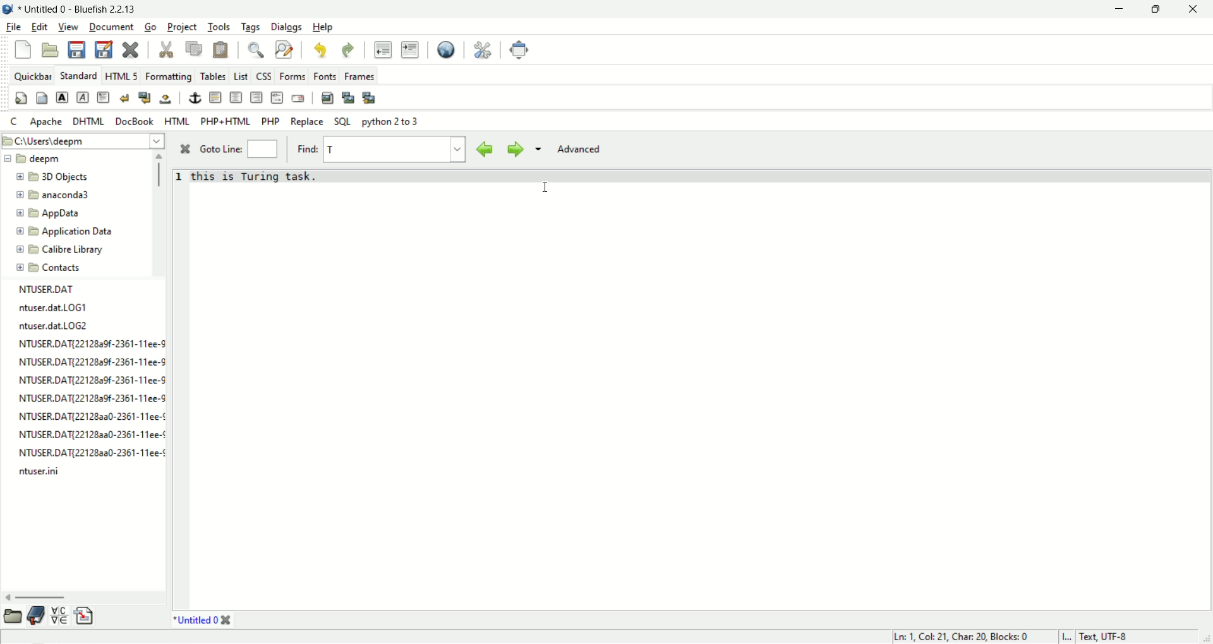  Describe the element at coordinates (215, 97) in the screenshot. I see `horizontal rule` at that location.